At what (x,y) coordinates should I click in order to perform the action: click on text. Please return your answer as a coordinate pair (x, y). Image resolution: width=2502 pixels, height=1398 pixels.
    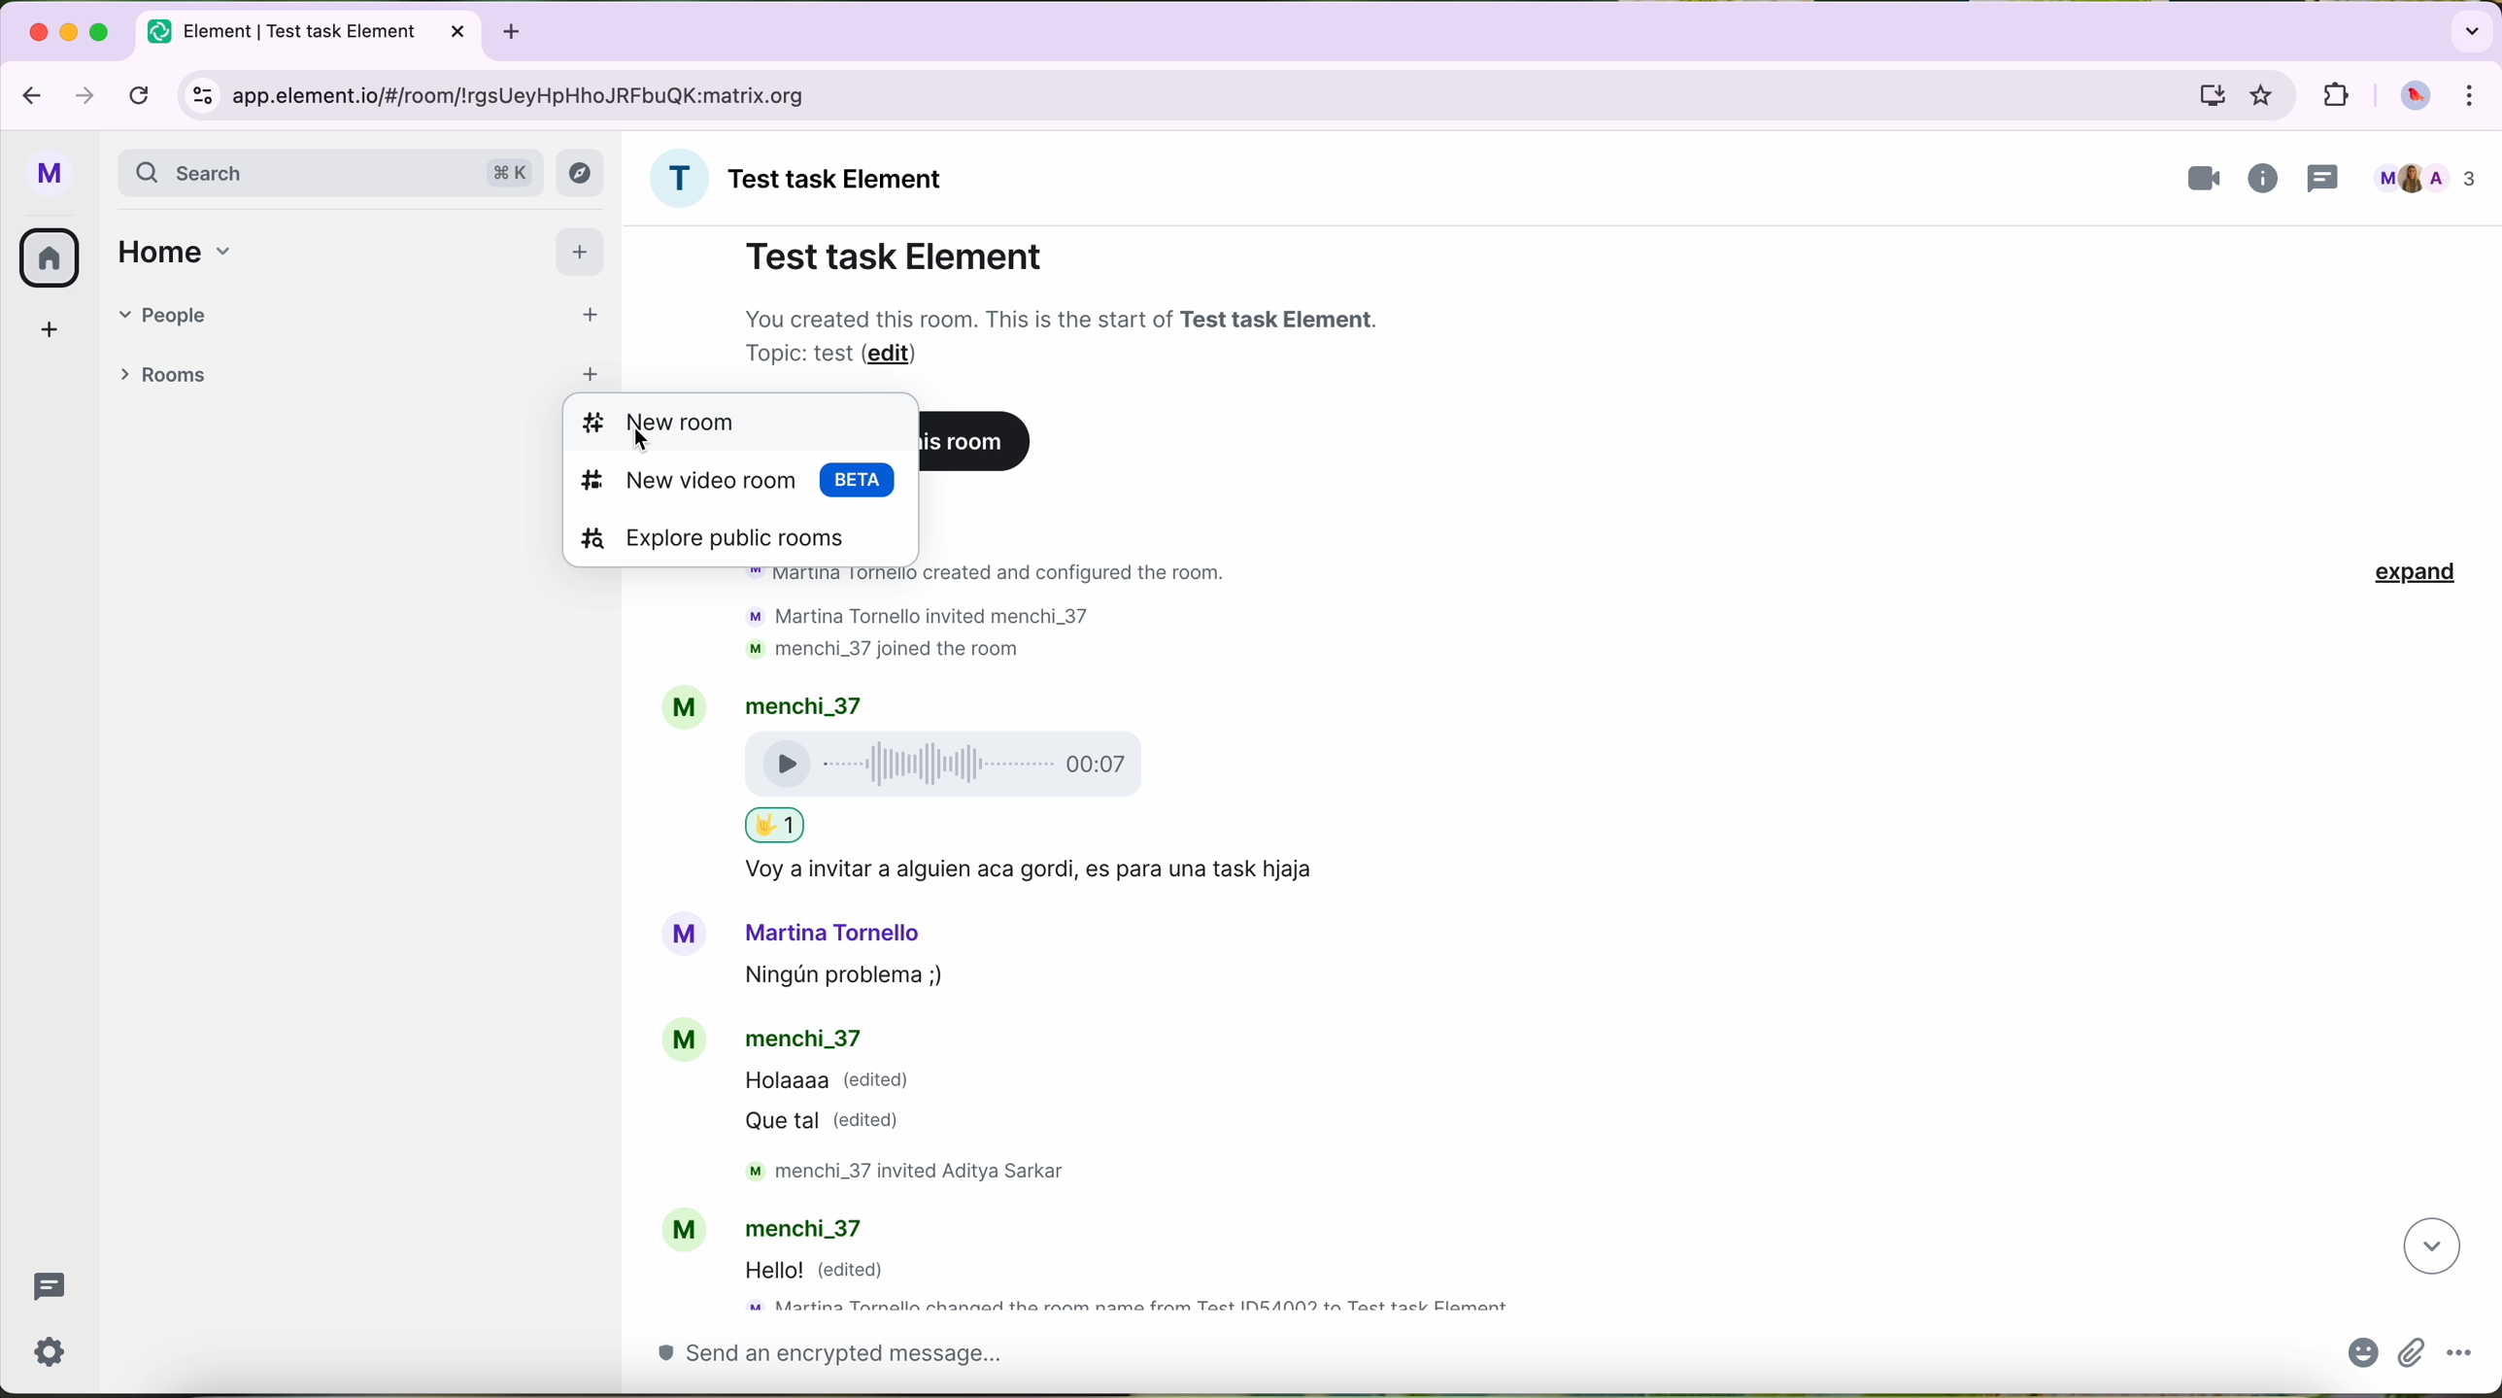
    Looking at the image, I should click on (939, 612).